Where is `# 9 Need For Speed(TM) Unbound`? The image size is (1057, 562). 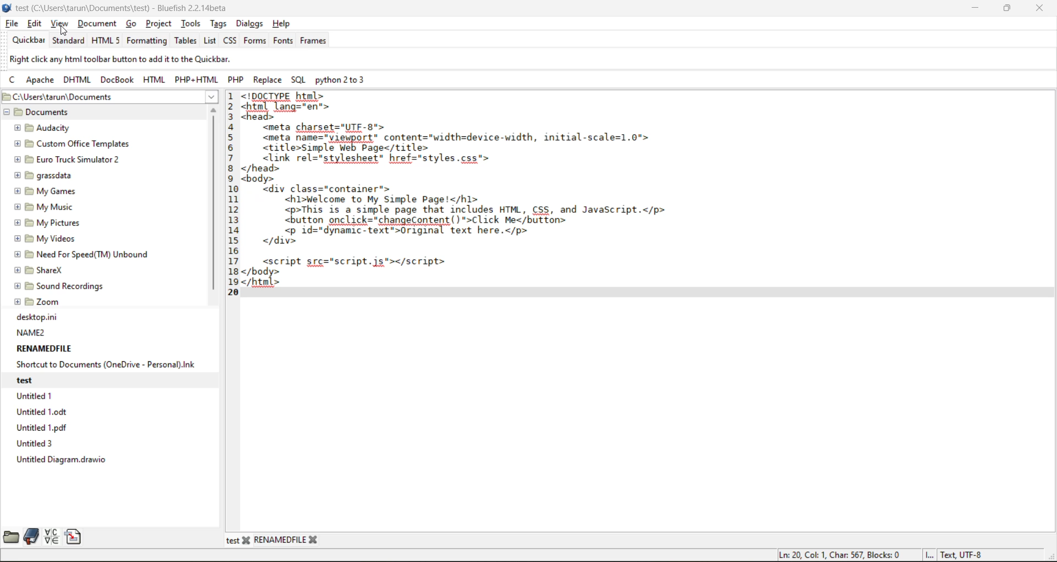 # 9 Need For Speed(TM) Unbound is located at coordinates (81, 254).